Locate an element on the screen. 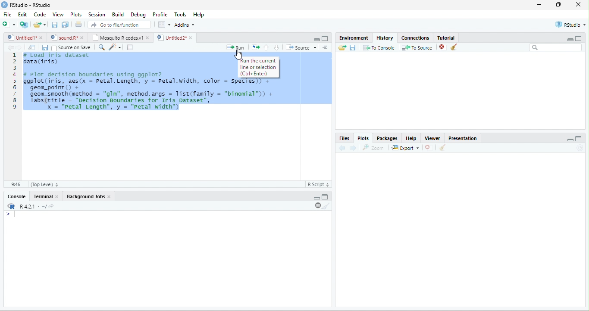  save is located at coordinates (45, 48).